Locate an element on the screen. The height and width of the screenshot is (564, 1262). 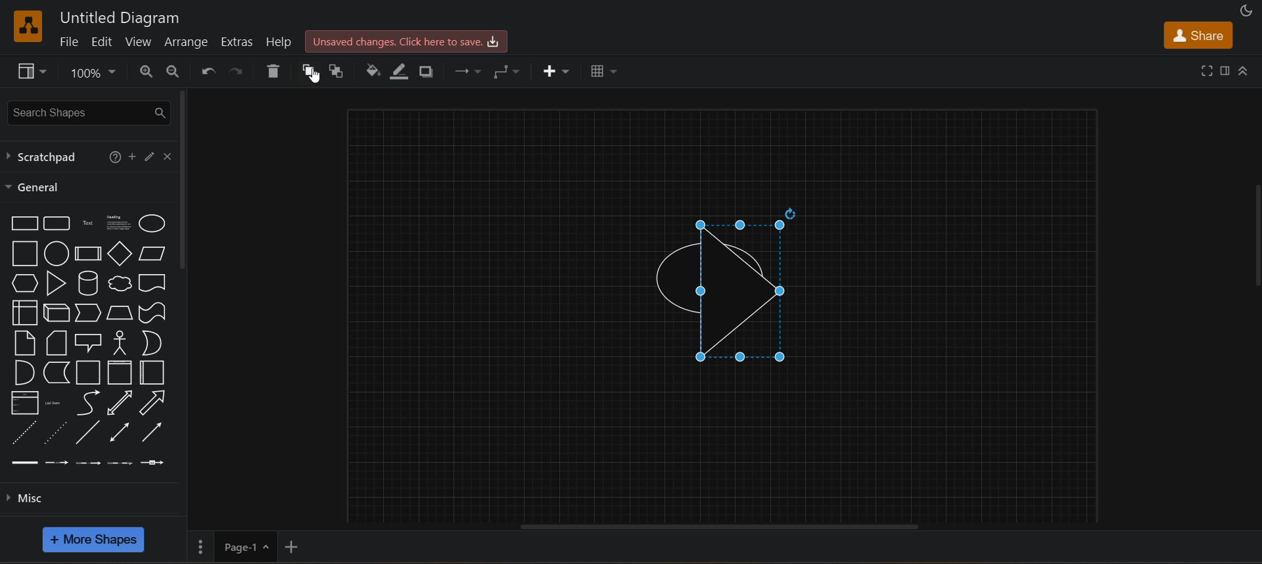
table is located at coordinates (603, 72).